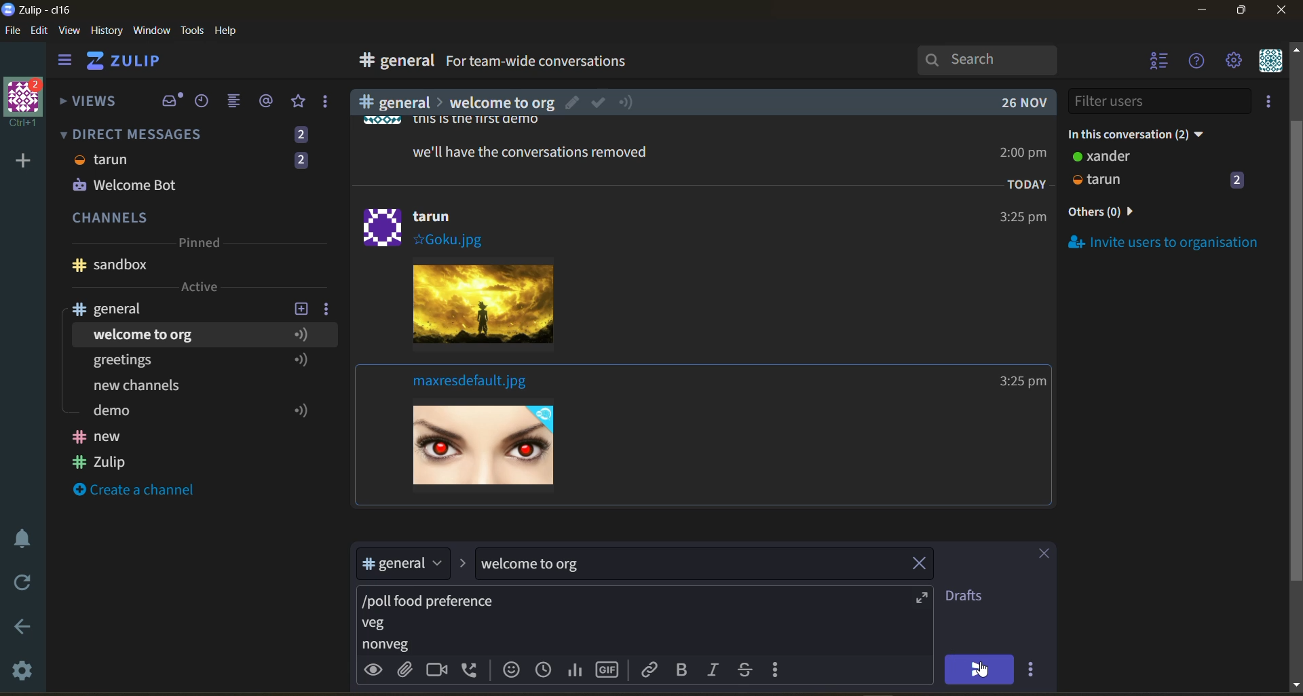  Describe the element at coordinates (1233, 62) in the screenshot. I see `settings menu` at that location.